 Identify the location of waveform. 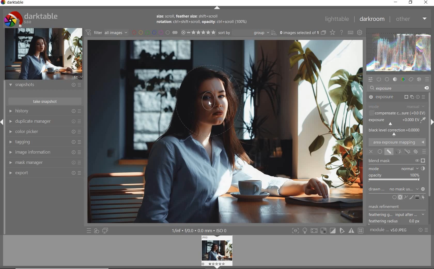
(399, 52).